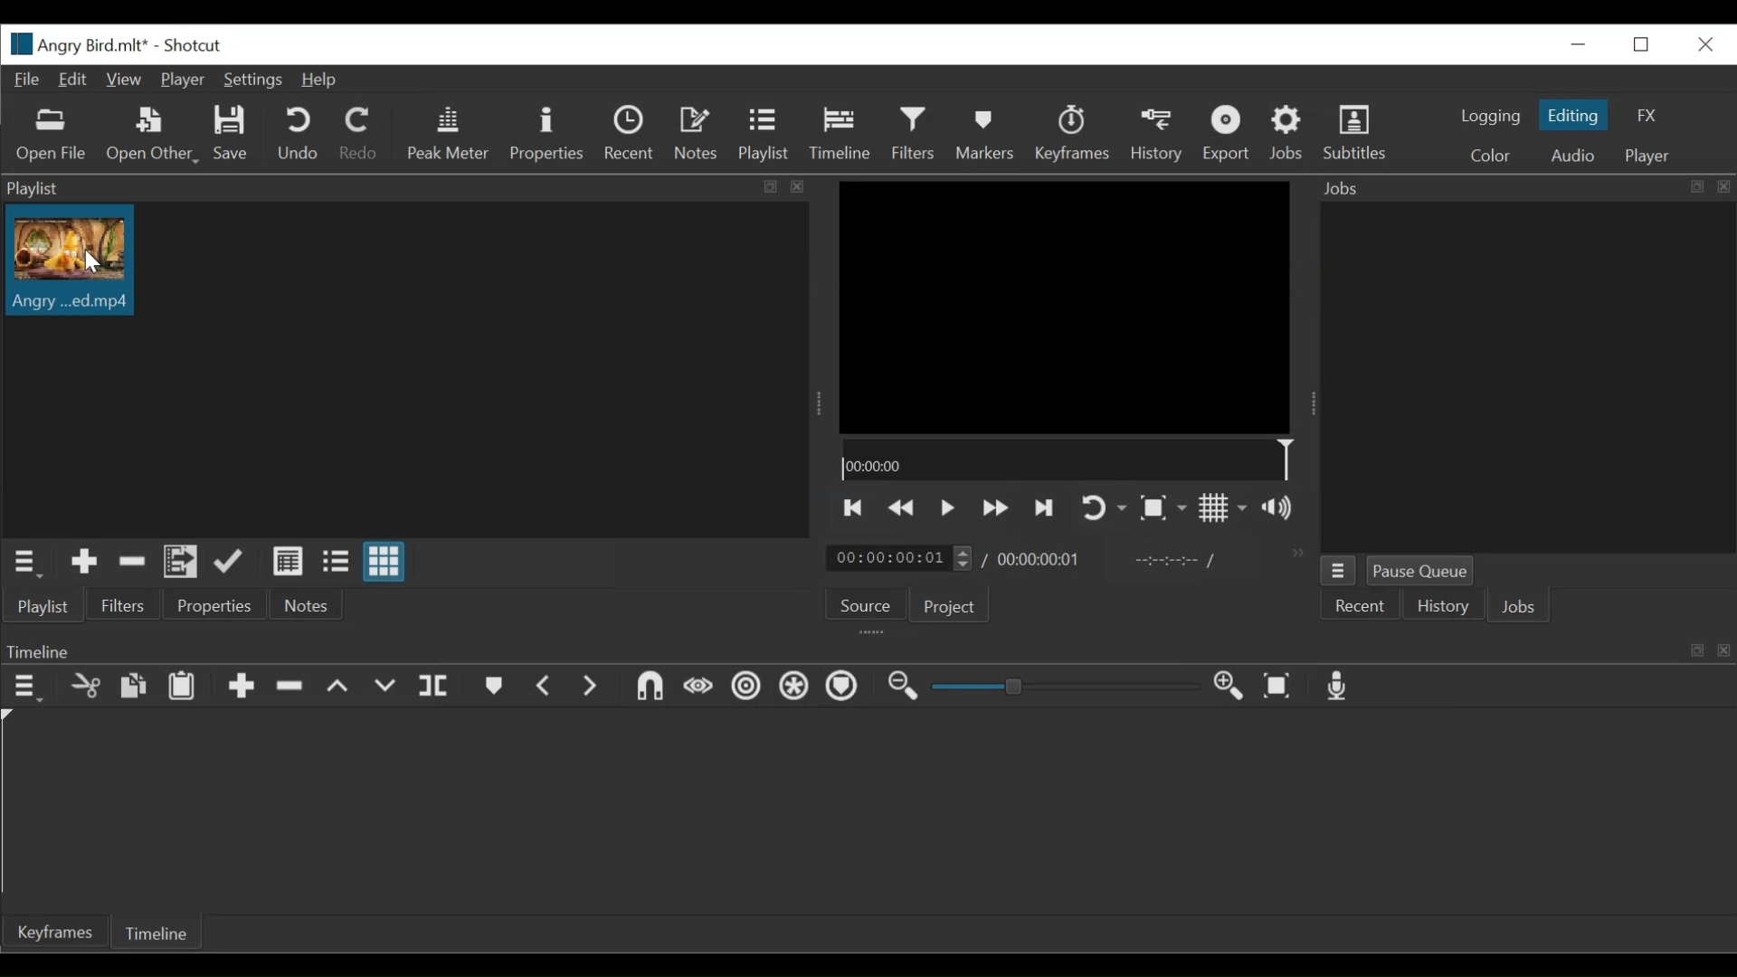  What do you see at coordinates (1076, 136) in the screenshot?
I see `Keyframes` at bounding box center [1076, 136].